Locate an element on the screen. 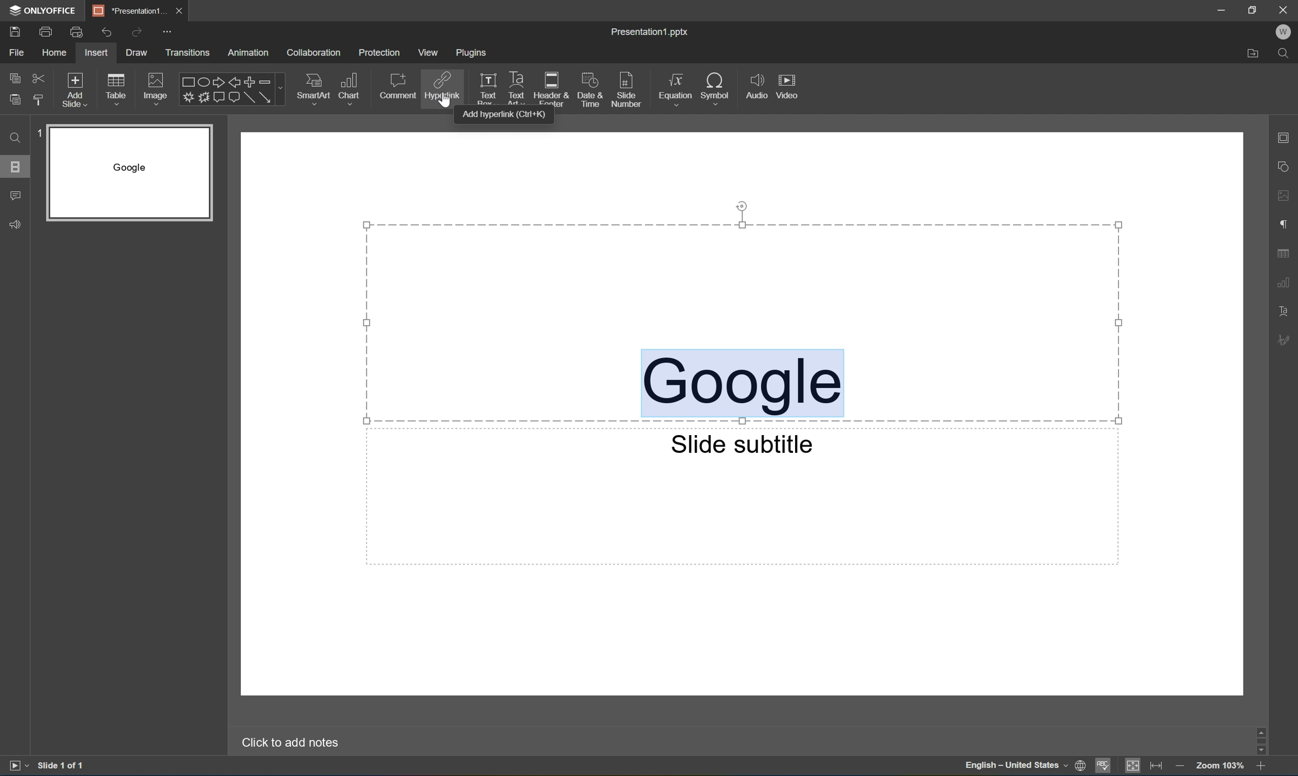  Find is located at coordinates (1285, 53).